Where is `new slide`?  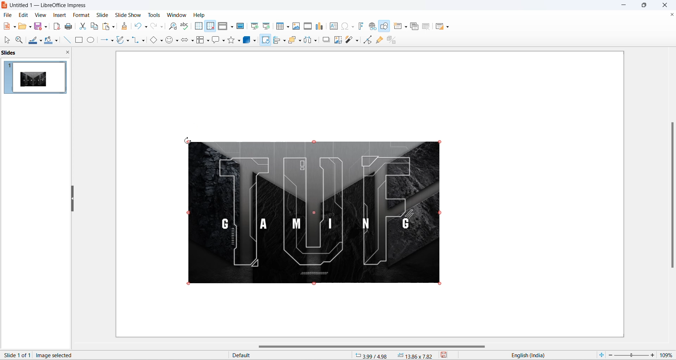
new slide is located at coordinates (398, 26).